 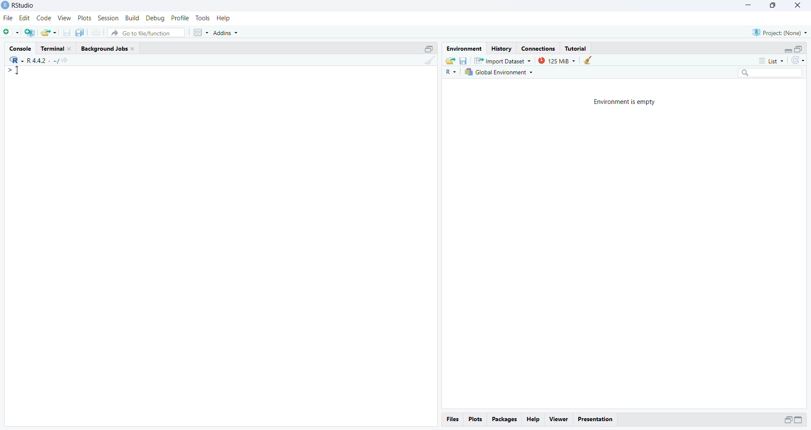 What do you see at coordinates (474, 419) in the screenshot?
I see `Plots` at bounding box center [474, 419].